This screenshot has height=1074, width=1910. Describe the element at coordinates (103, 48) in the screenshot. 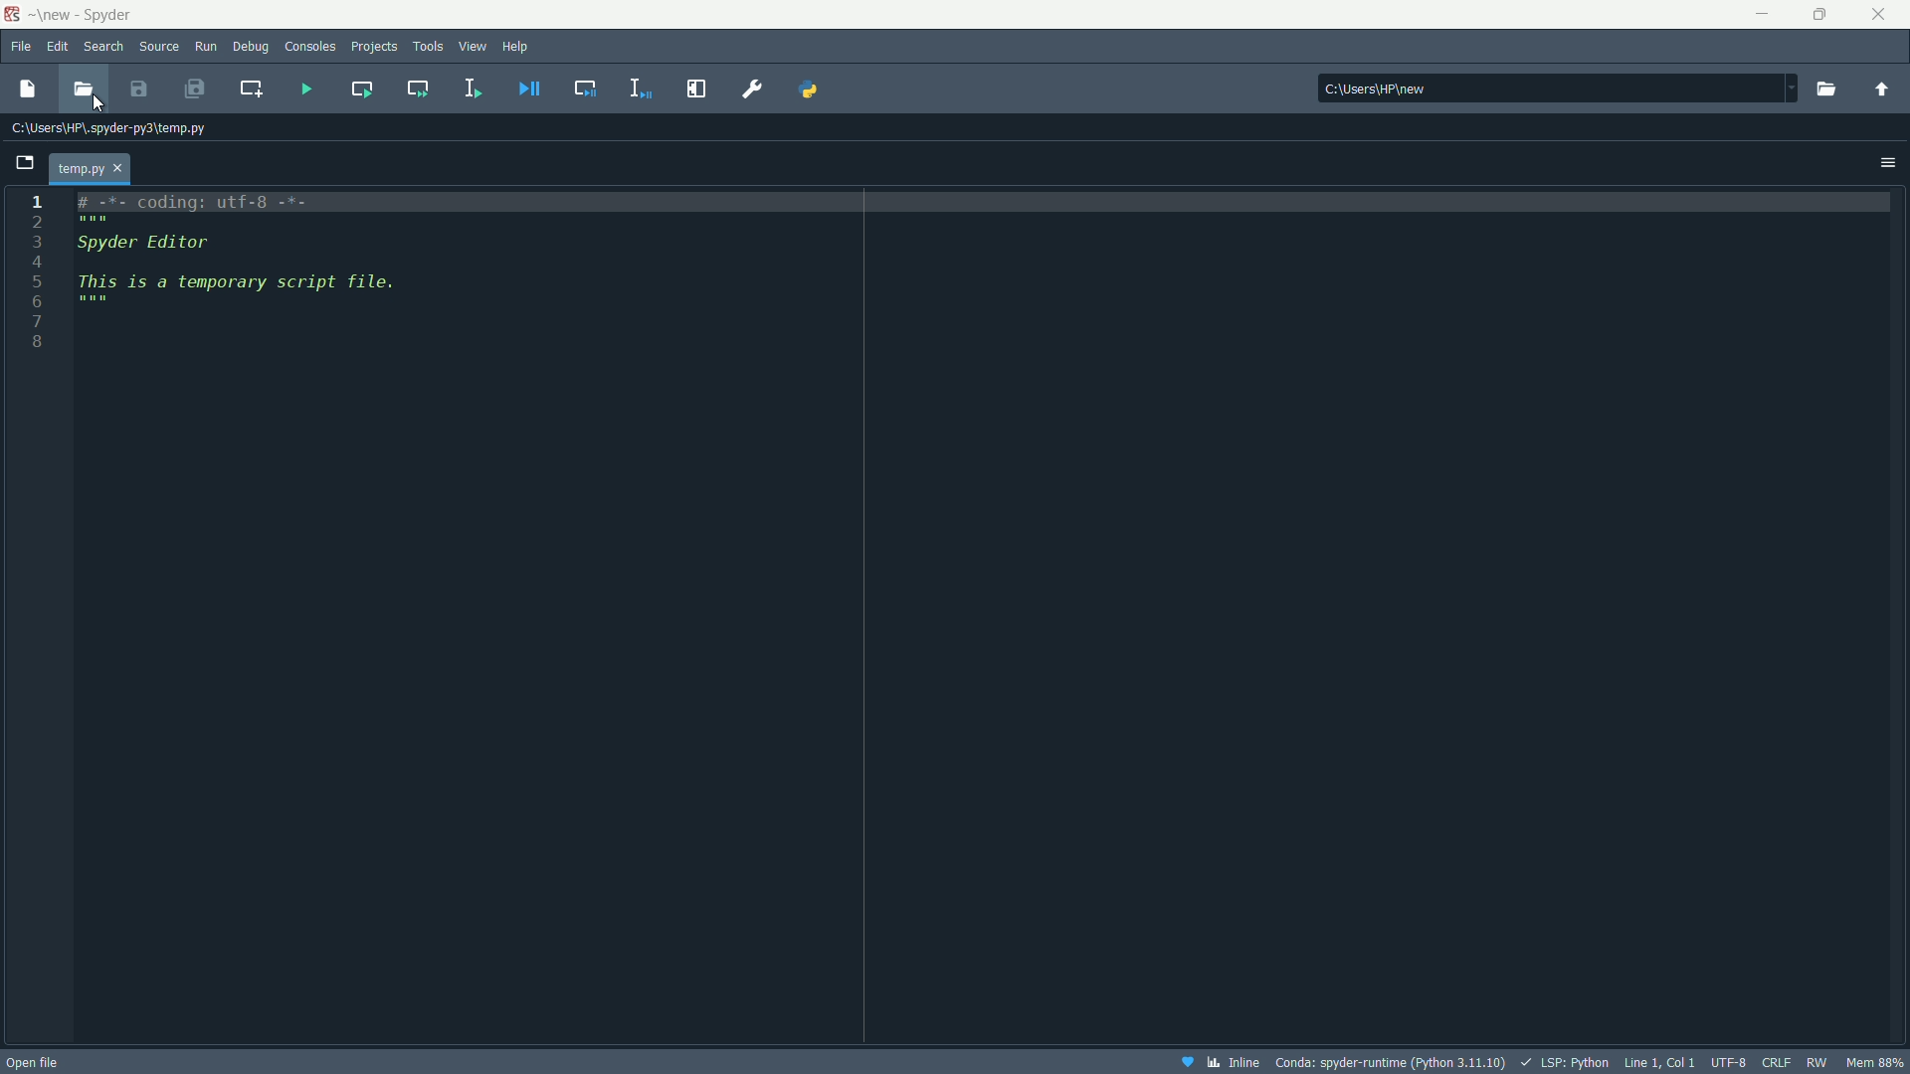

I see `Search menu` at that location.